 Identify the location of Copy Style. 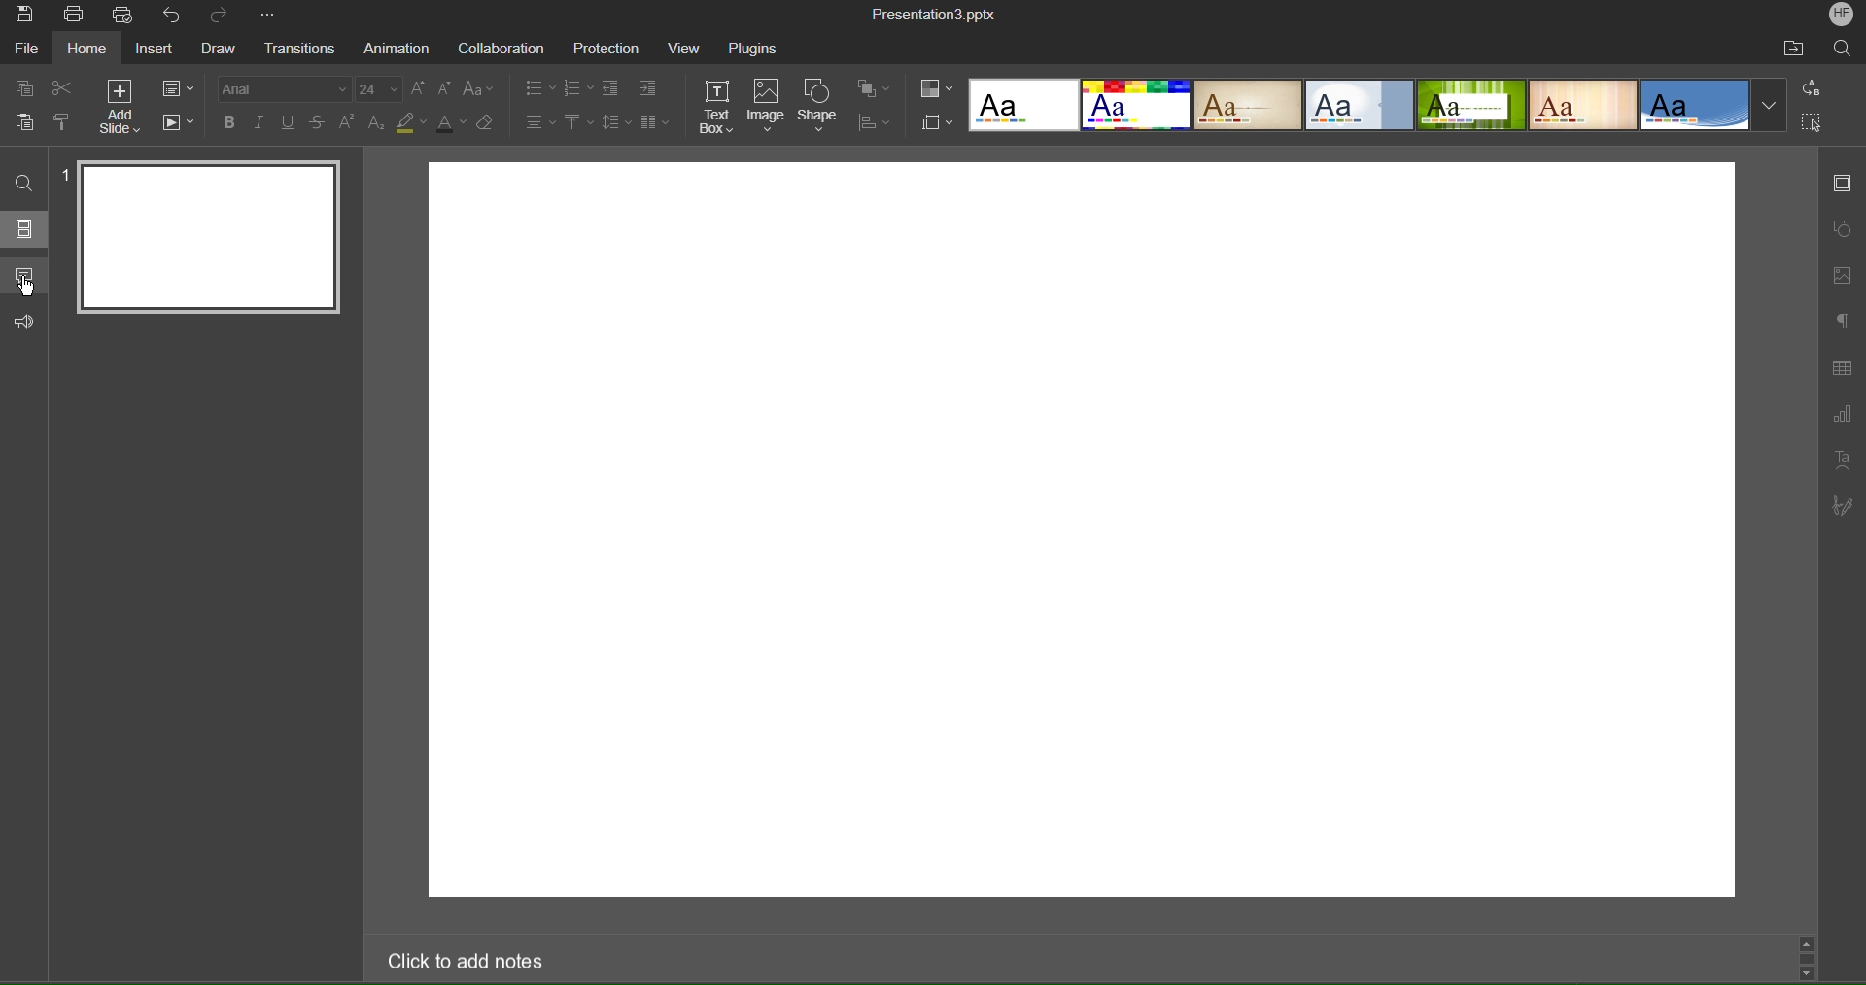
(60, 122).